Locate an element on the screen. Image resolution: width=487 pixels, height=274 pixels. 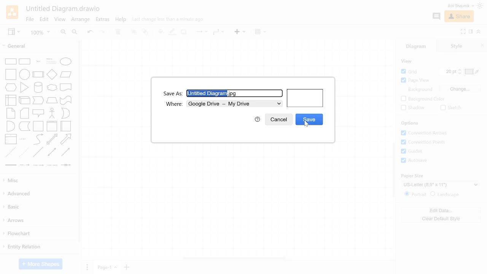
Profile is located at coordinates (454, 6).